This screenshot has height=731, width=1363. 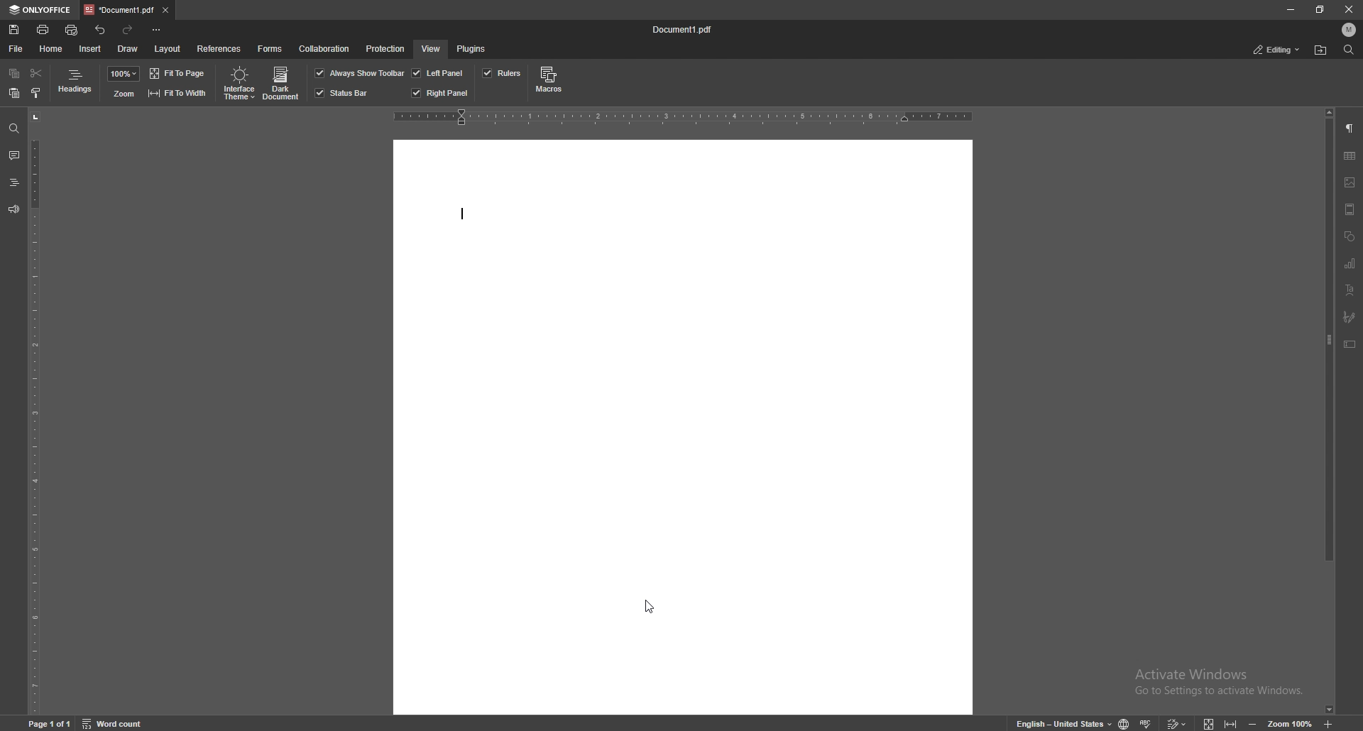 What do you see at coordinates (1350, 129) in the screenshot?
I see `paragraph` at bounding box center [1350, 129].